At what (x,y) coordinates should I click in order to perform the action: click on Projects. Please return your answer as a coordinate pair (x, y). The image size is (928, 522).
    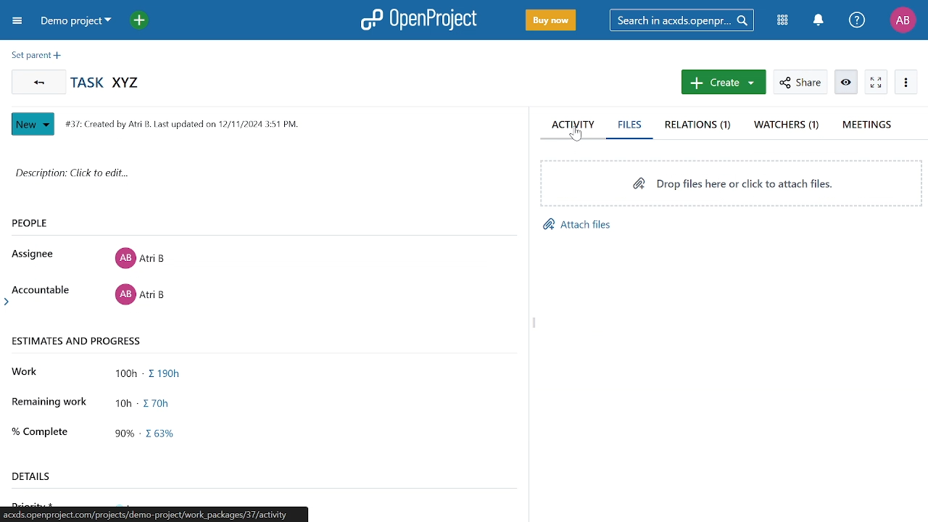
    Looking at the image, I should click on (77, 22).